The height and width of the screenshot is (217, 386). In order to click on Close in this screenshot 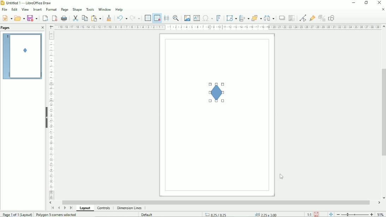, I will do `click(43, 28)`.